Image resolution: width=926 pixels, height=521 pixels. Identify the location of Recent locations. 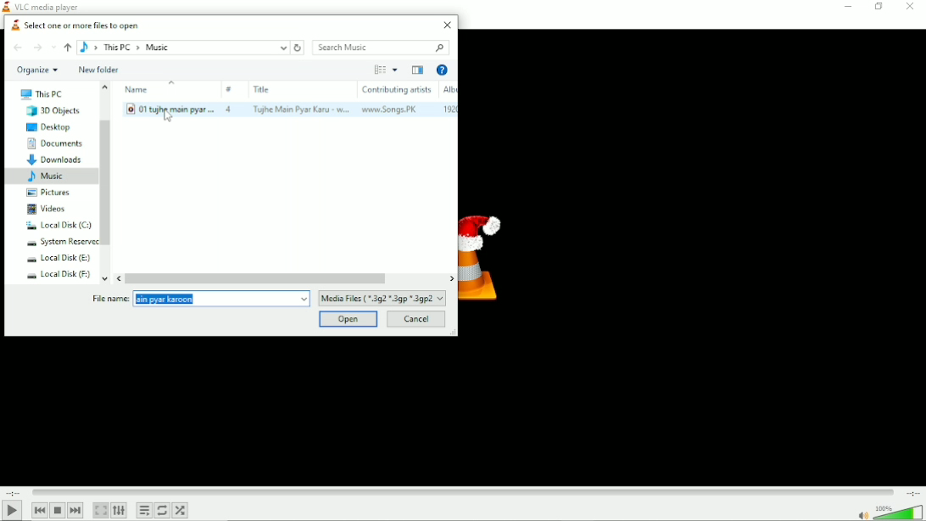
(53, 48).